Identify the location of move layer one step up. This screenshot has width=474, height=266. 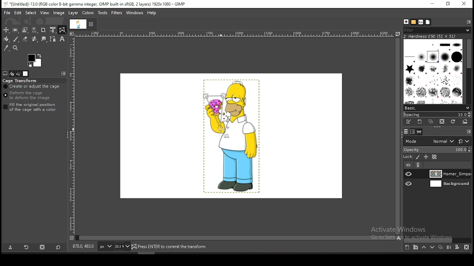
(424, 248).